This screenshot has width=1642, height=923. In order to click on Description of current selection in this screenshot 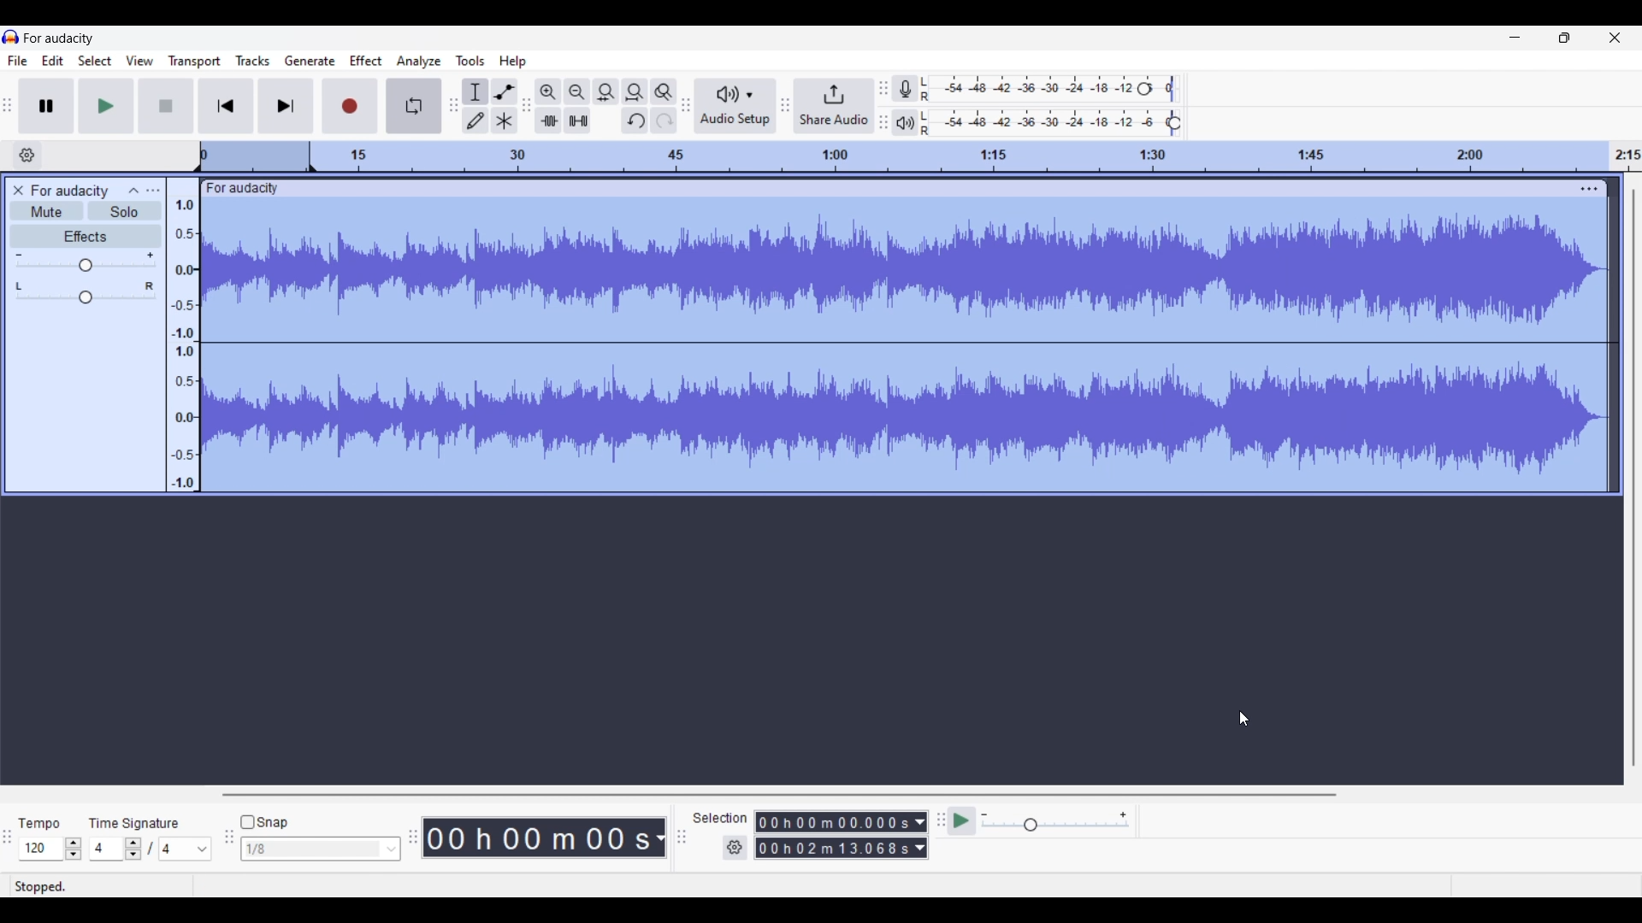, I will do `click(301, 886)`.